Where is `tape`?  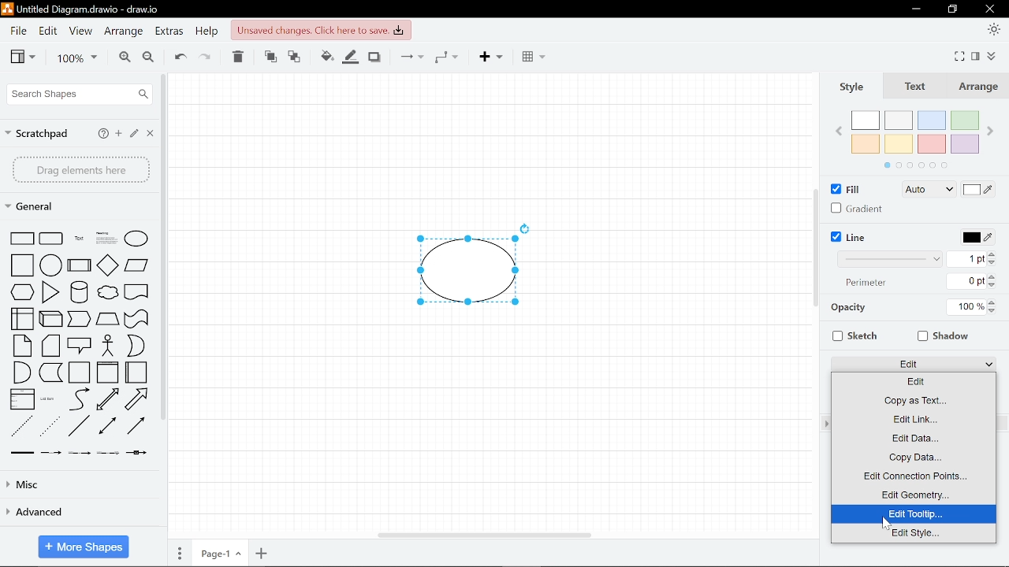 tape is located at coordinates (138, 319).